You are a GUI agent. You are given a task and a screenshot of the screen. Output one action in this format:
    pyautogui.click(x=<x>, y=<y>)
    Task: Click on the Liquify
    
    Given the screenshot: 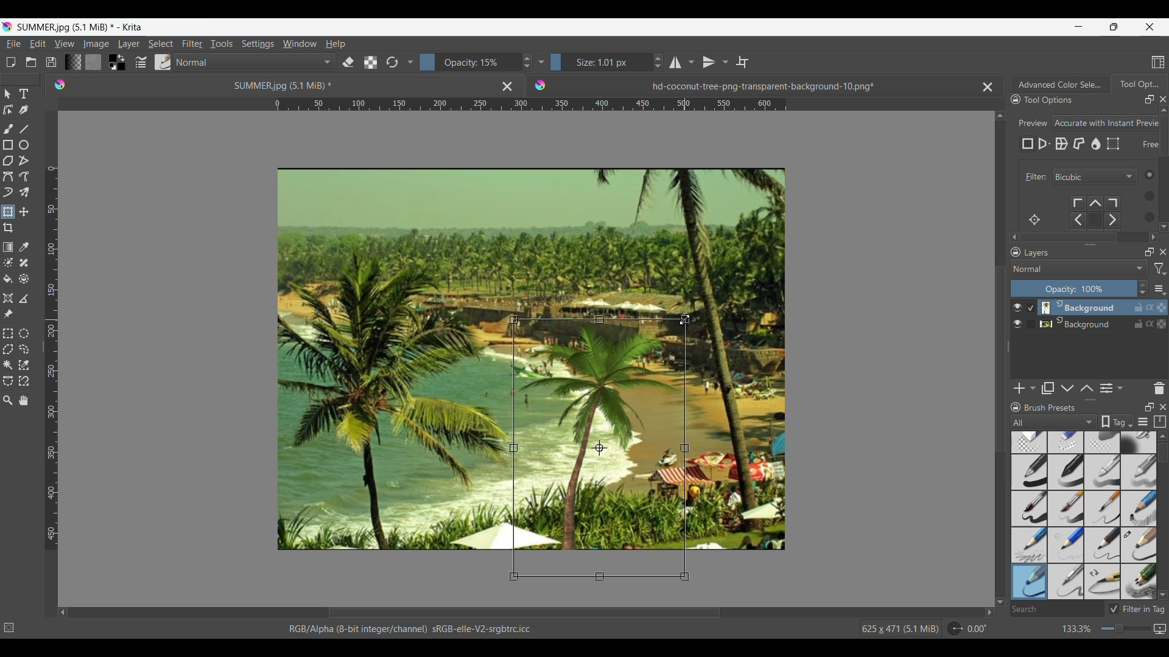 What is the action you would take?
    pyautogui.click(x=1097, y=144)
    